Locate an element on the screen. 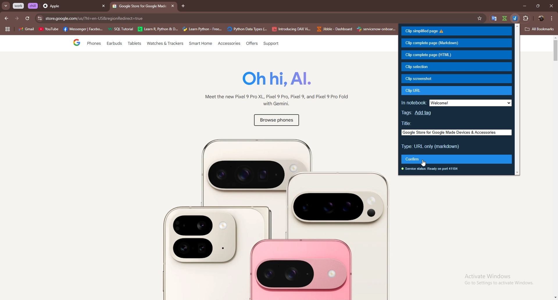  search tabs is located at coordinates (6, 6).